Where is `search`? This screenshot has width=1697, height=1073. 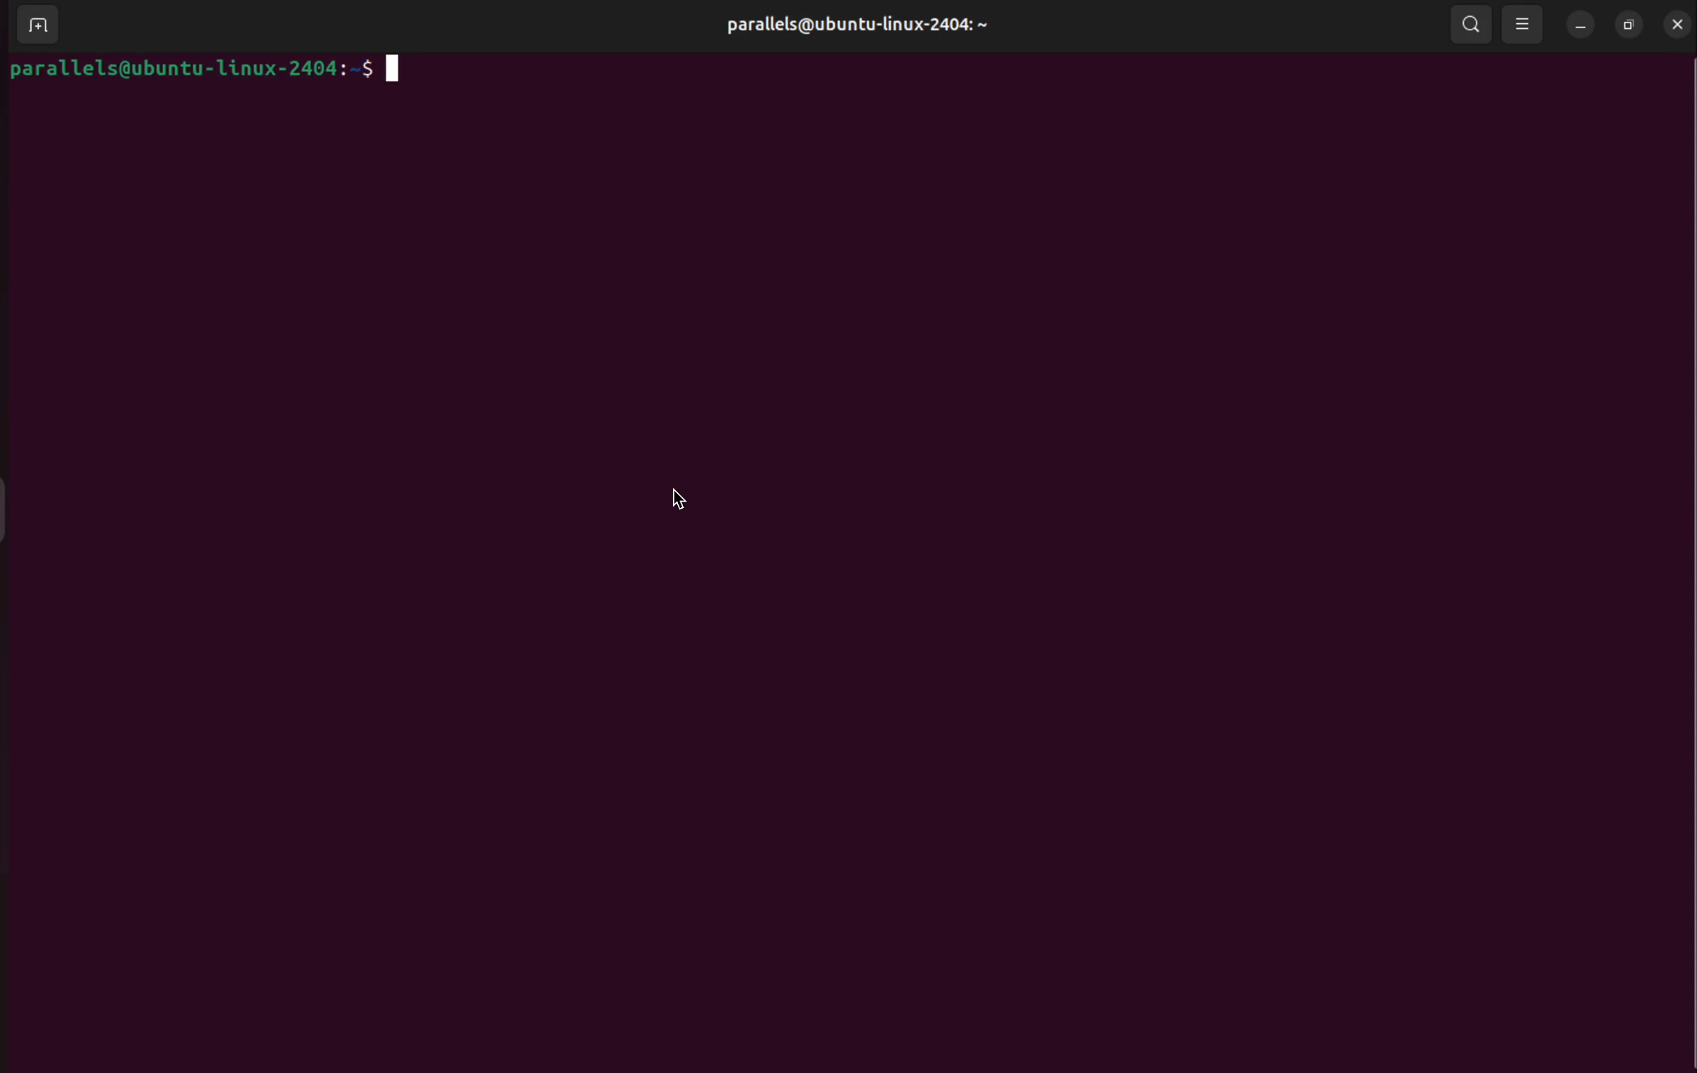 search is located at coordinates (1471, 26).